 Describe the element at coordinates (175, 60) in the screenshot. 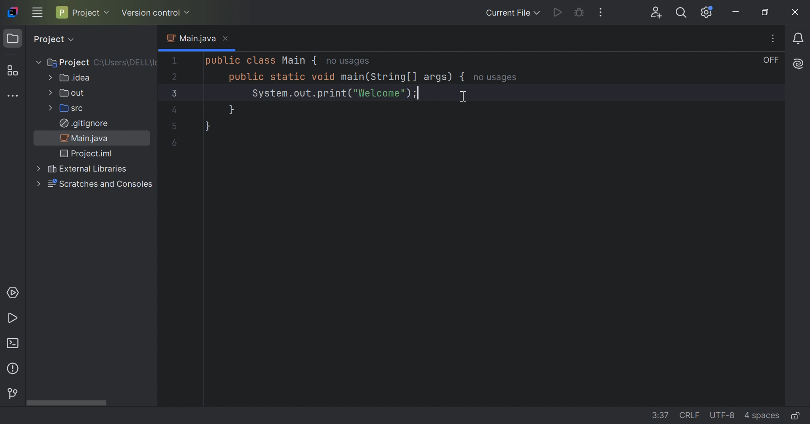

I see `1` at that location.